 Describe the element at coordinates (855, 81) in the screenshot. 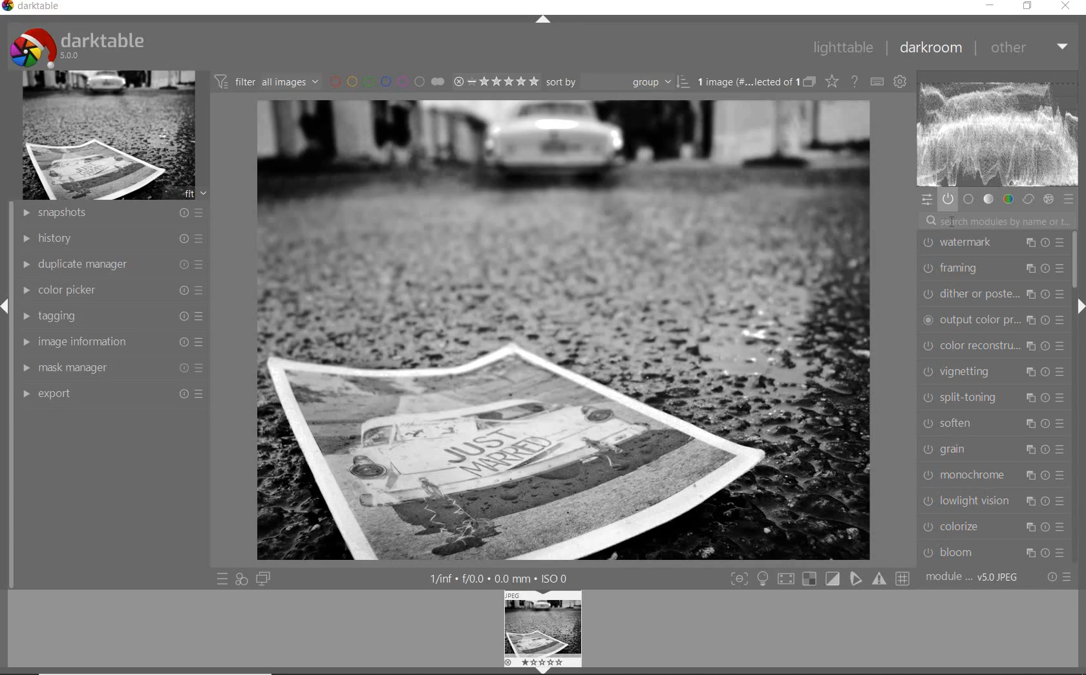

I see `enable for online help` at that location.